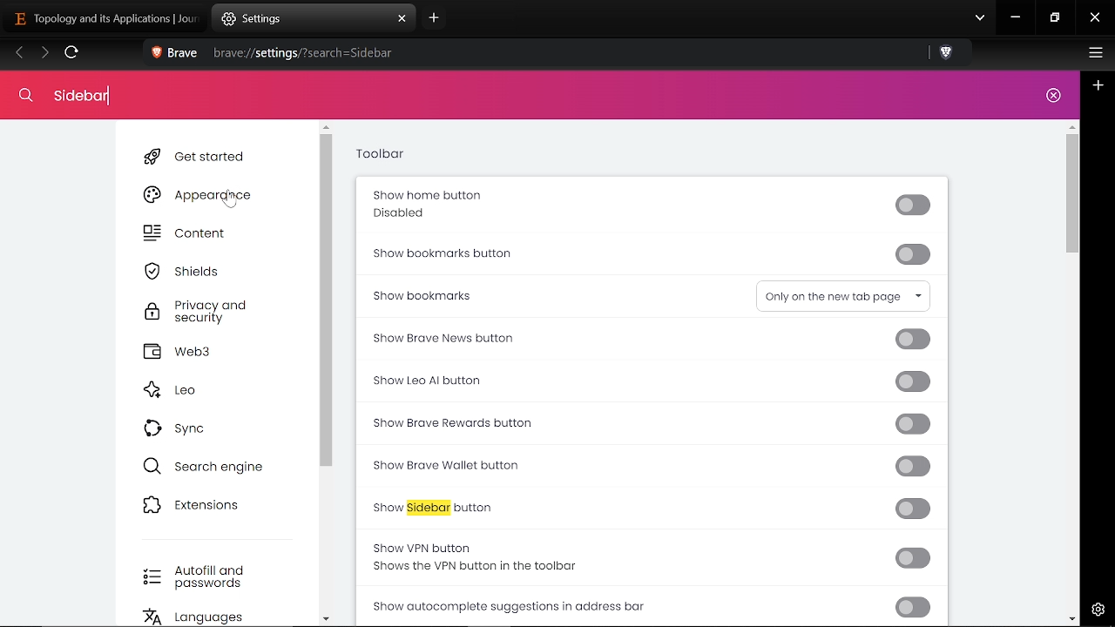  I want to click on Show VPN button, so click(654, 556).